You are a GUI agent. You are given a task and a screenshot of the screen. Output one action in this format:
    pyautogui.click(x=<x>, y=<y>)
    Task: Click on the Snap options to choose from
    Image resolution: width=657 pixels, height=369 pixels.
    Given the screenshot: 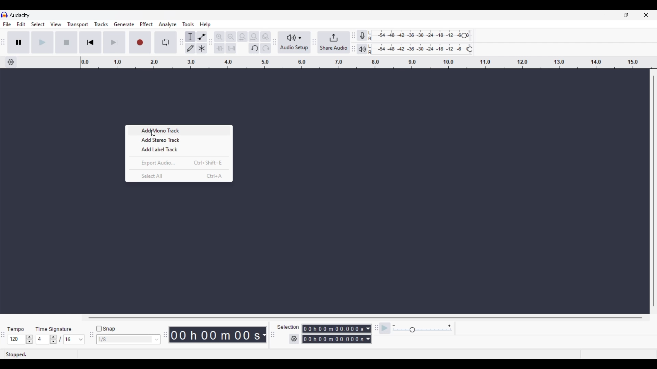 What is the action you would take?
    pyautogui.click(x=157, y=340)
    